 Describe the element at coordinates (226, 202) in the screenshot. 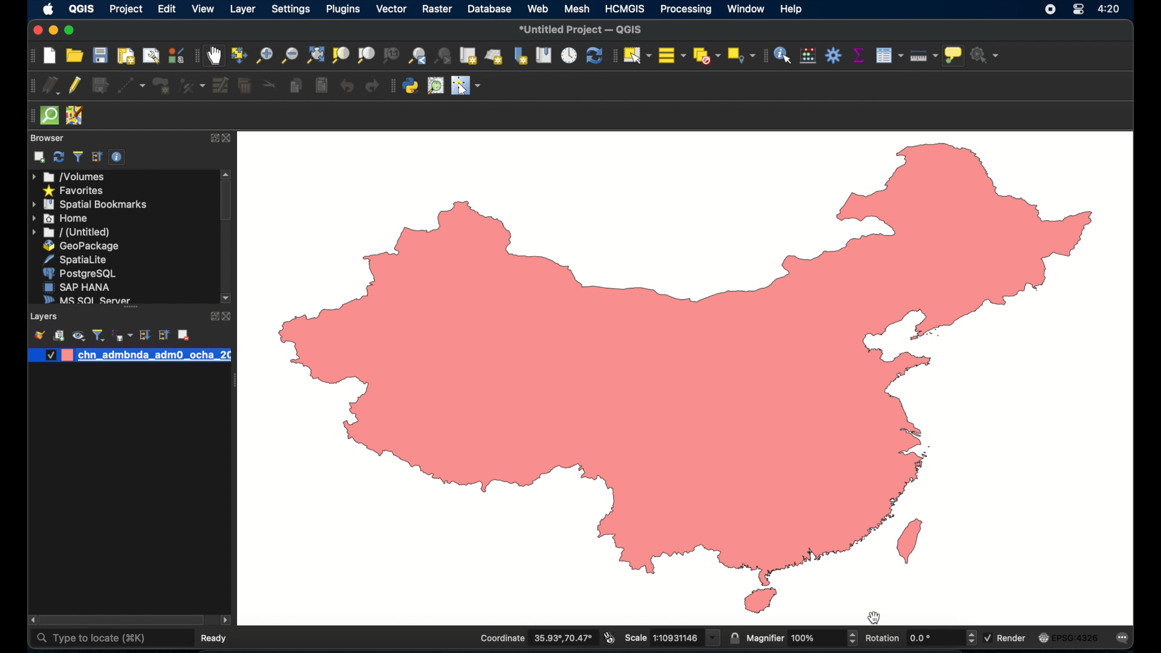

I see `scroll box` at that location.